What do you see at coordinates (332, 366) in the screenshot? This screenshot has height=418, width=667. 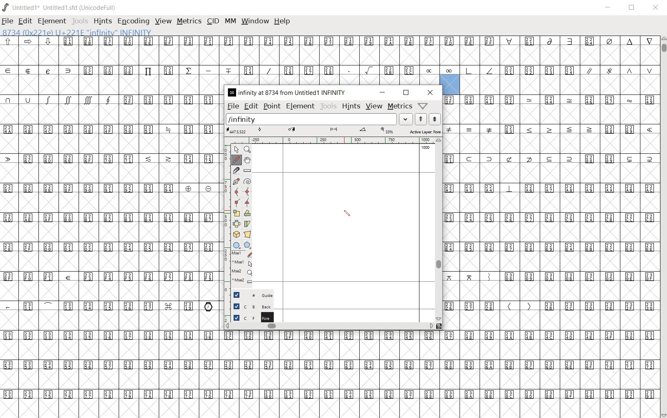 I see `Unicode code points` at bounding box center [332, 366].